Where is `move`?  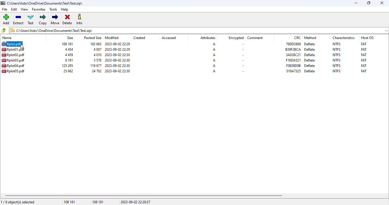
move is located at coordinates (55, 19).